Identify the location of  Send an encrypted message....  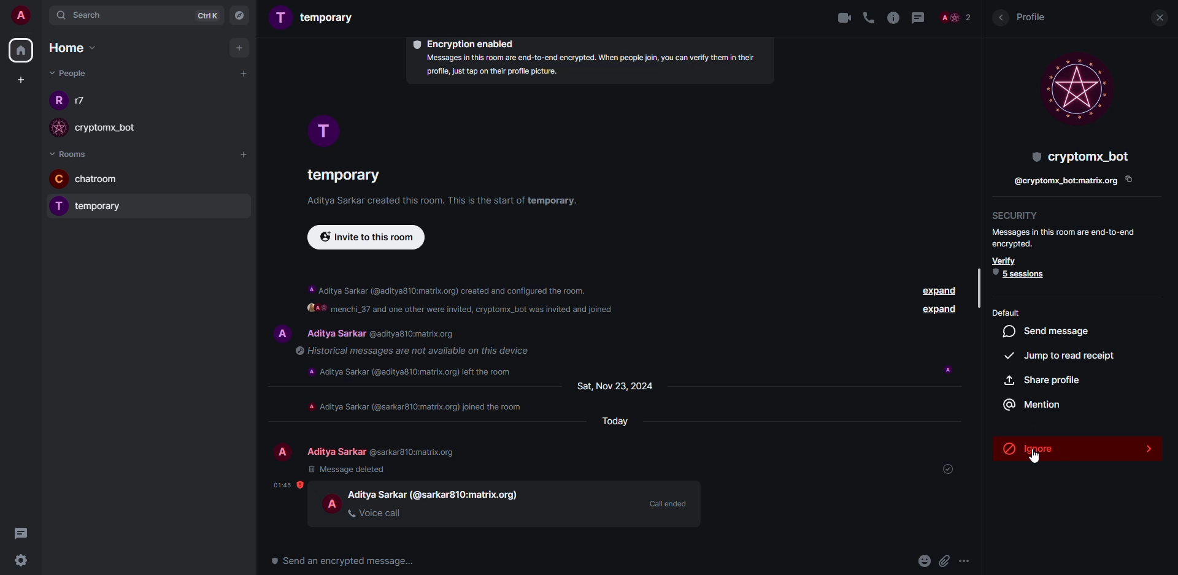
(344, 562).